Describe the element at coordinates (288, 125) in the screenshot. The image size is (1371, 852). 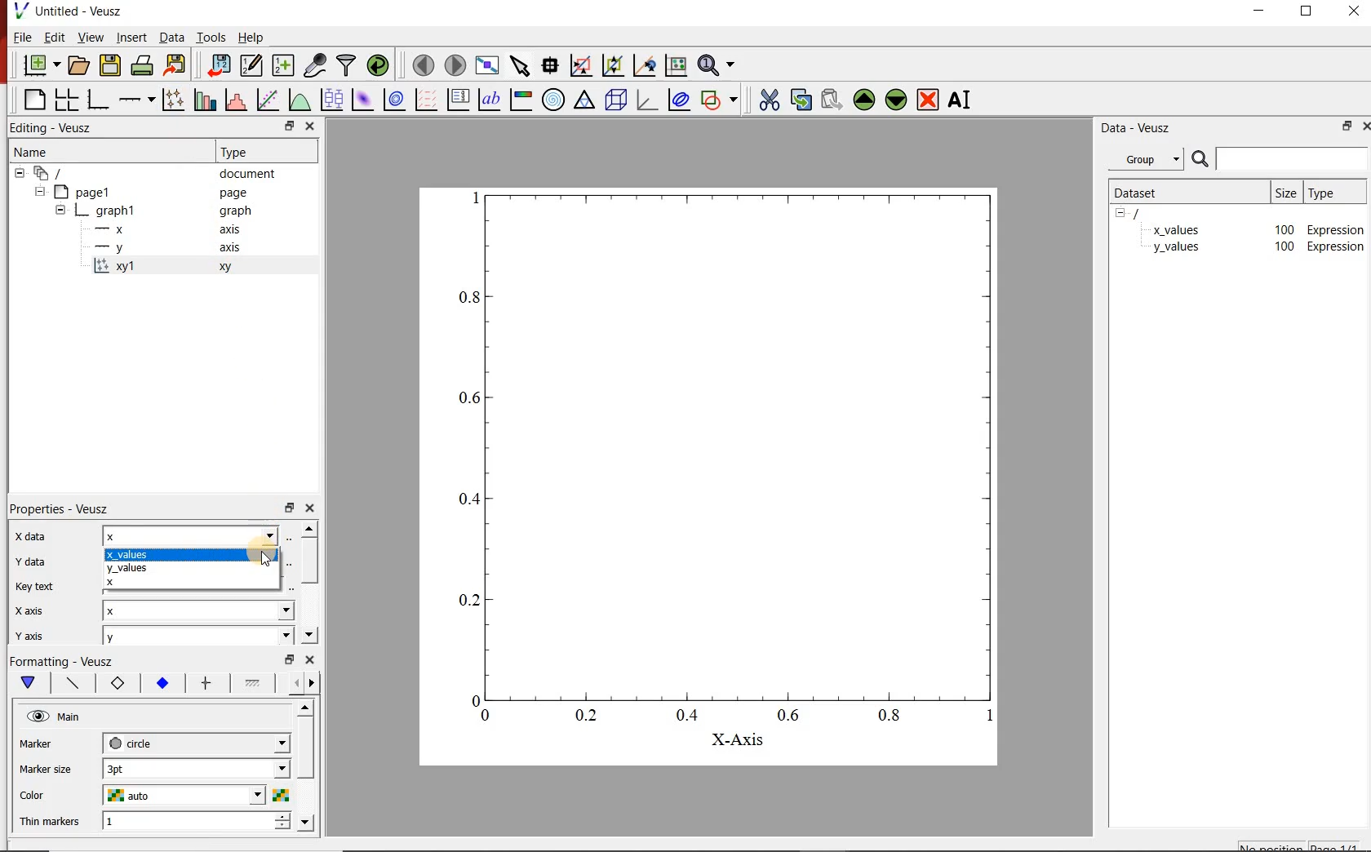
I see `restore down` at that location.